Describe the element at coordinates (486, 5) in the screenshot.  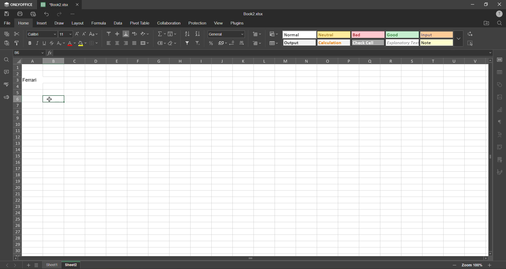
I see `maximize` at that location.